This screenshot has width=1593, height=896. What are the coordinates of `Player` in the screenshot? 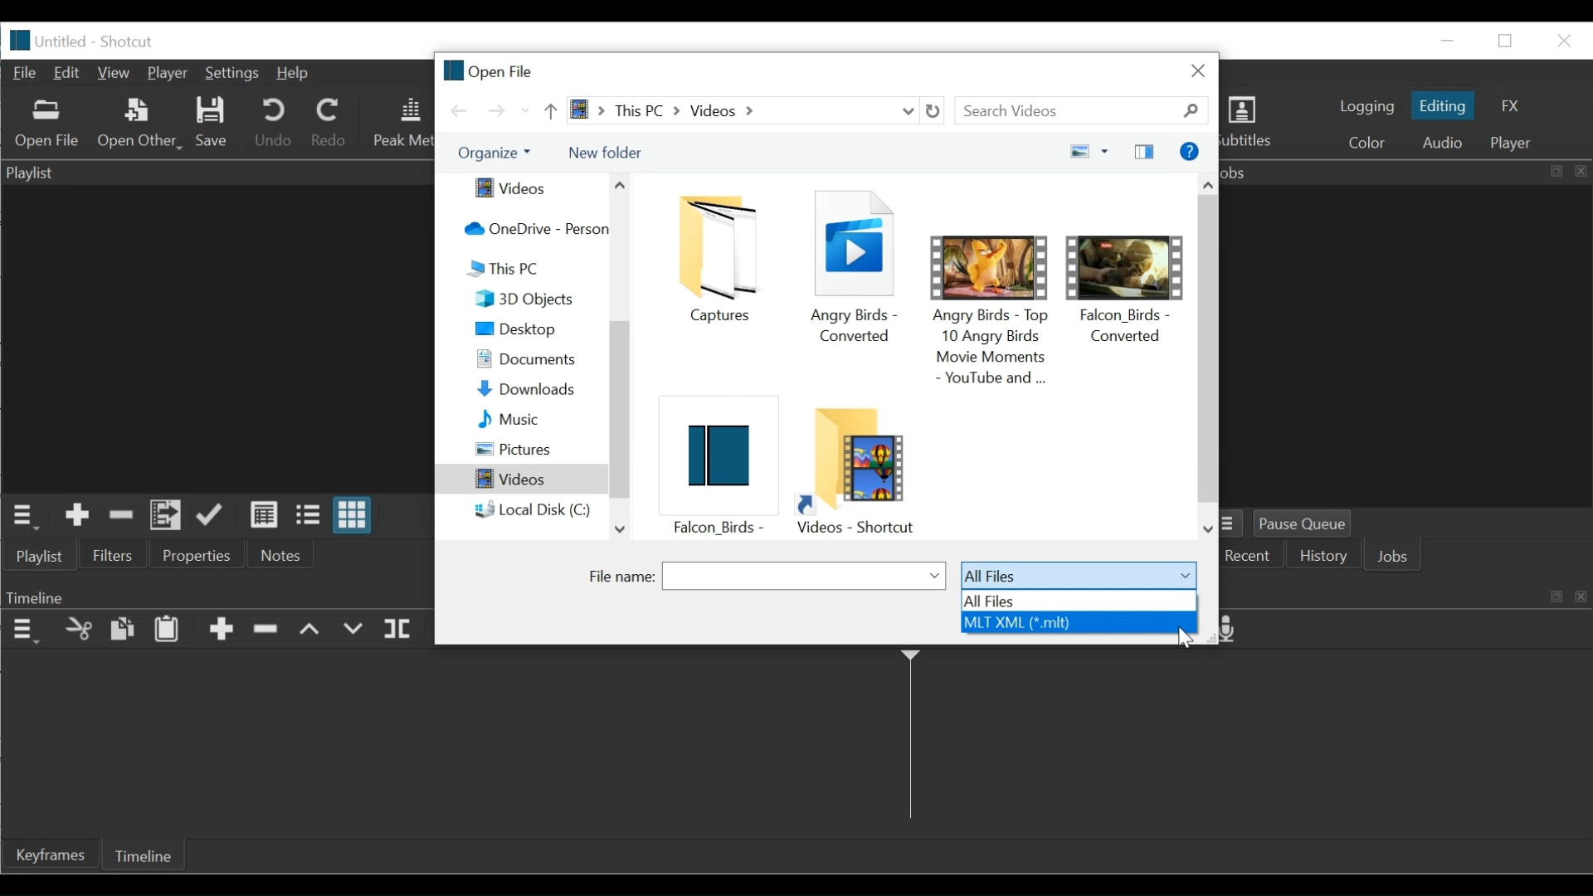 It's located at (168, 74).